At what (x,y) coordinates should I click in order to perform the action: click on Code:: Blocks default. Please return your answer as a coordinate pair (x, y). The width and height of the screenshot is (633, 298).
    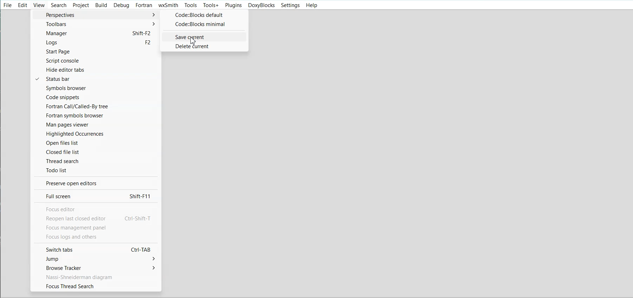
    Looking at the image, I should click on (203, 15).